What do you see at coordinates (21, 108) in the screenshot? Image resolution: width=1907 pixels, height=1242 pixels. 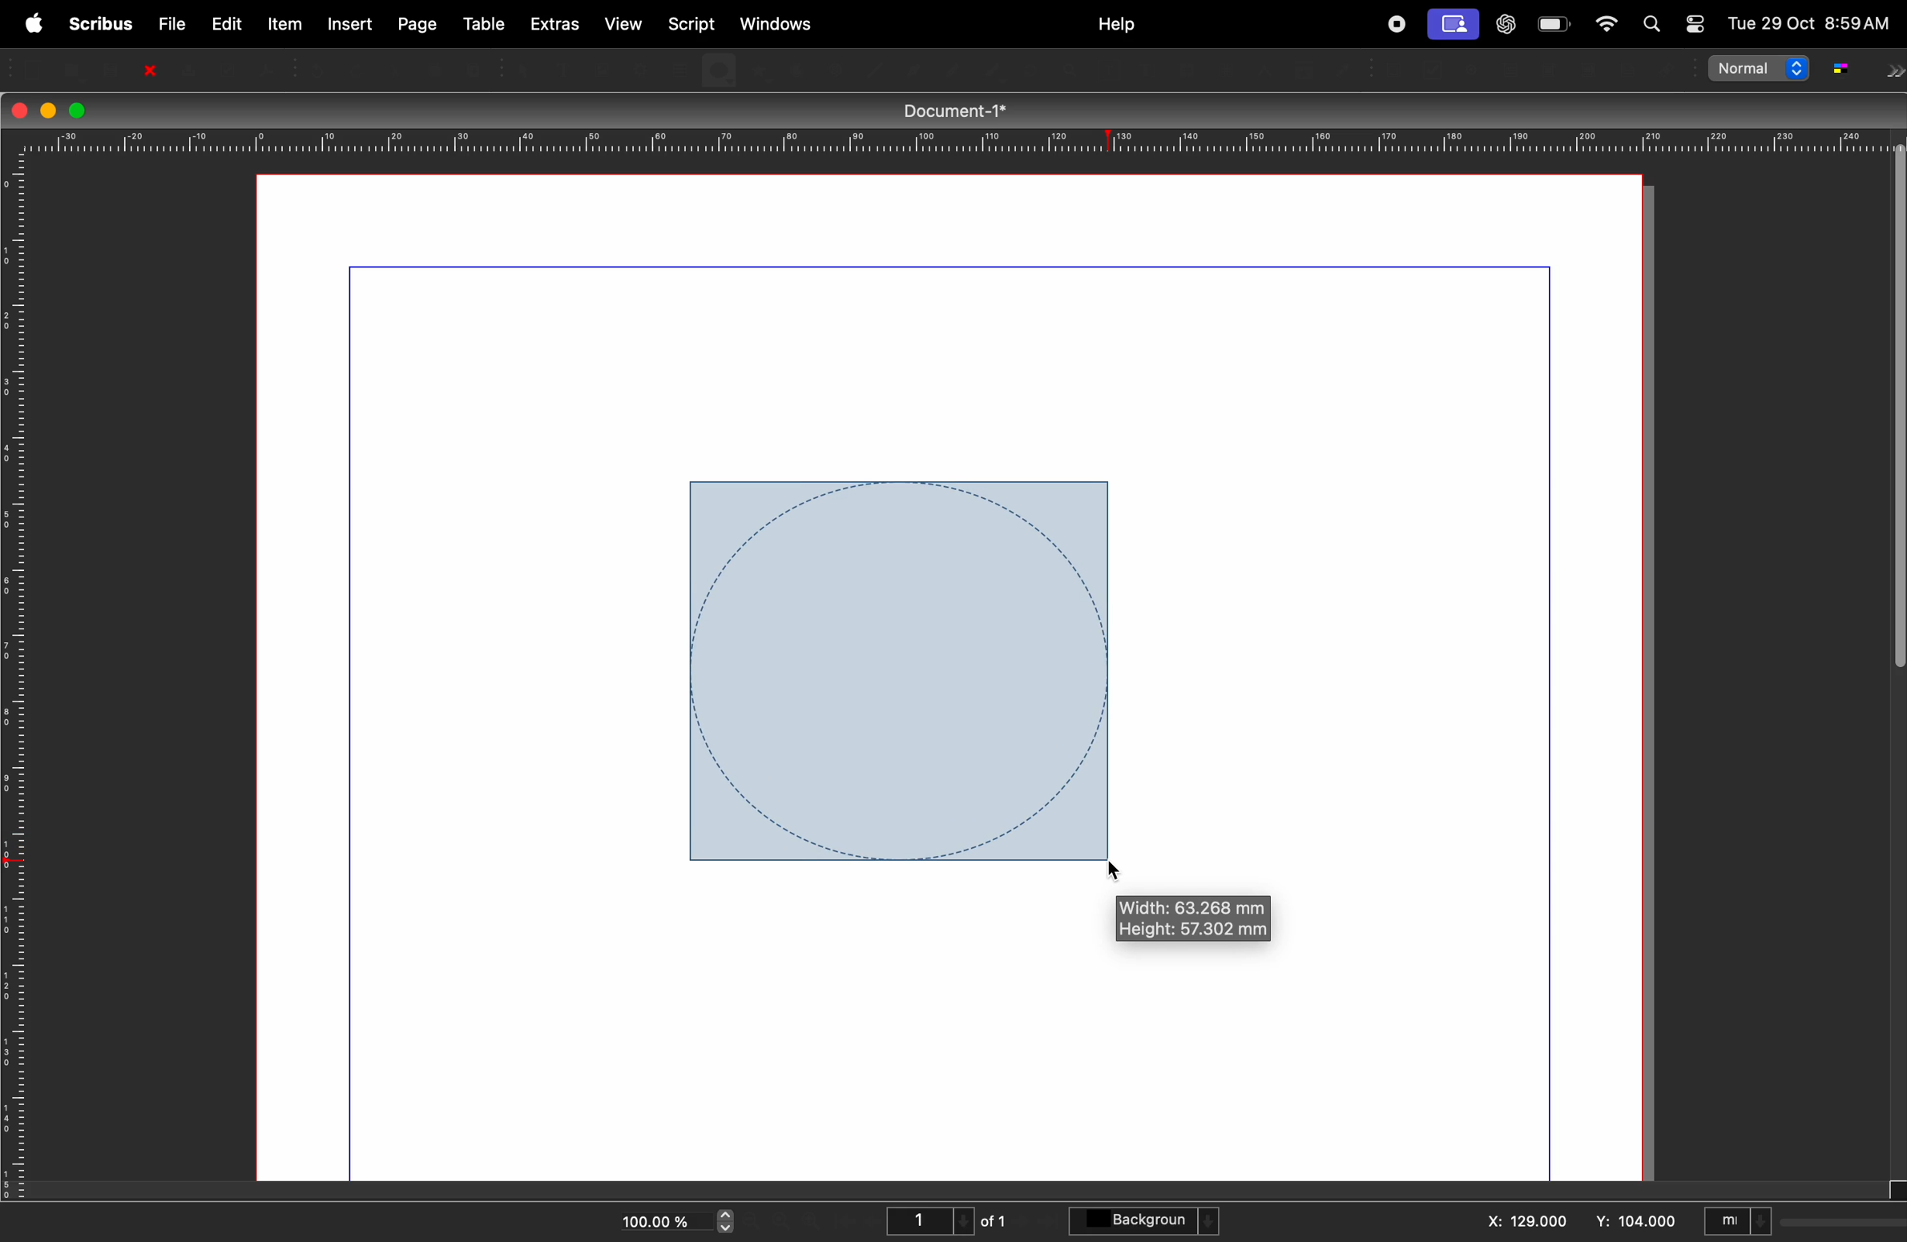 I see `closing window` at bounding box center [21, 108].